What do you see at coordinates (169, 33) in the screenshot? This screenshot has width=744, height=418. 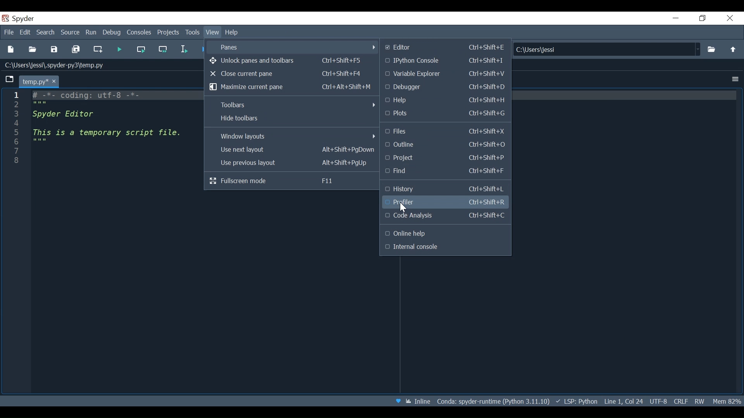 I see `Projects` at bounding box center [169, 33].